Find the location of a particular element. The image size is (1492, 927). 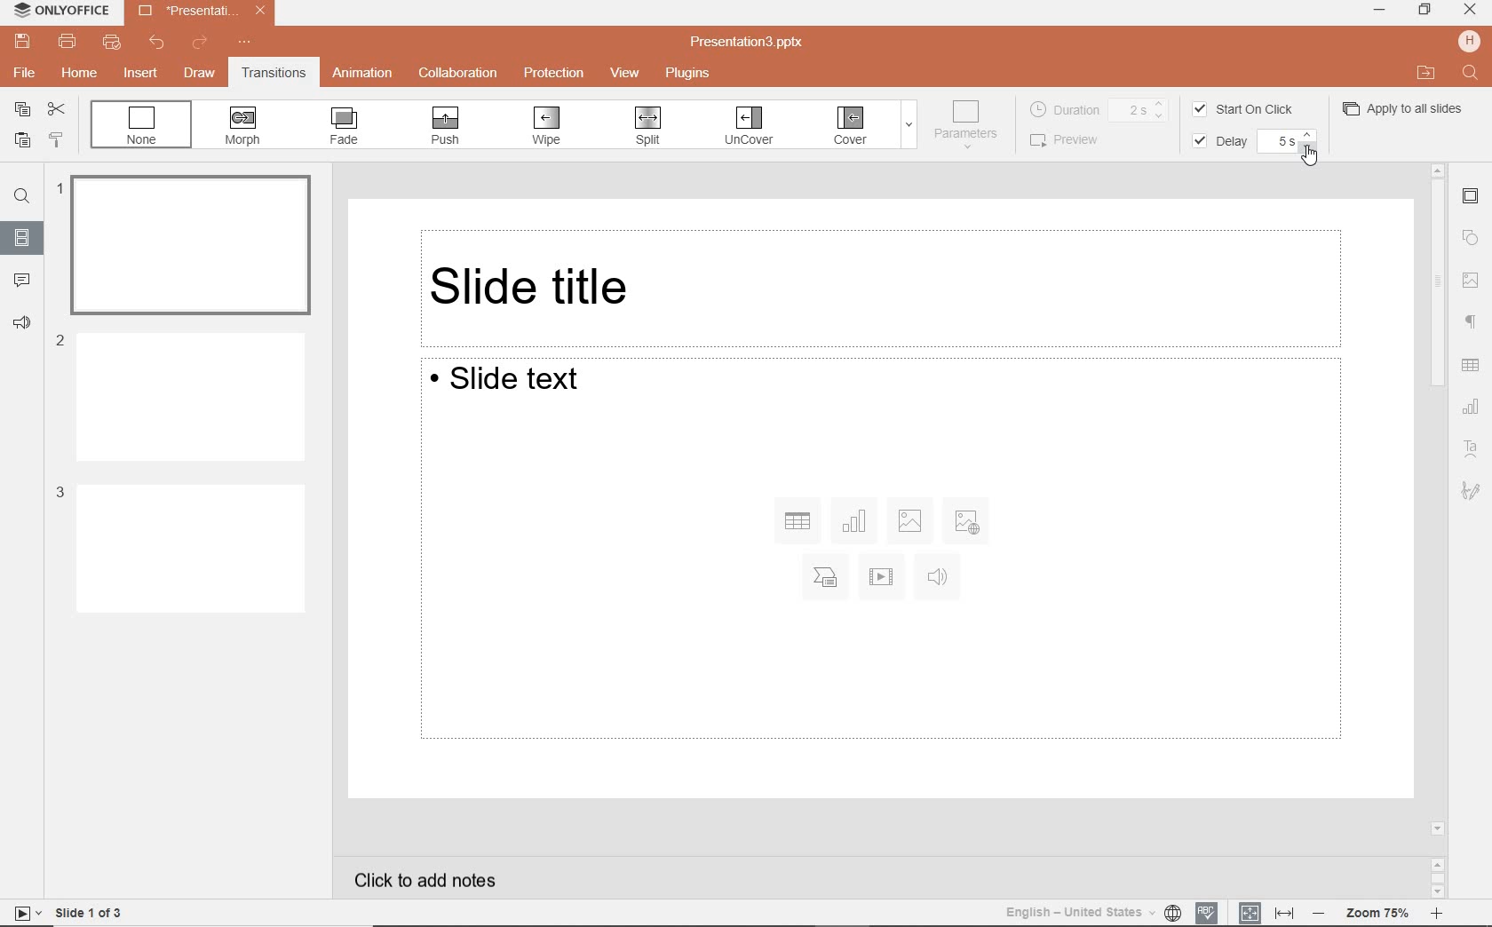

cut is located at coordinates (55, 111).